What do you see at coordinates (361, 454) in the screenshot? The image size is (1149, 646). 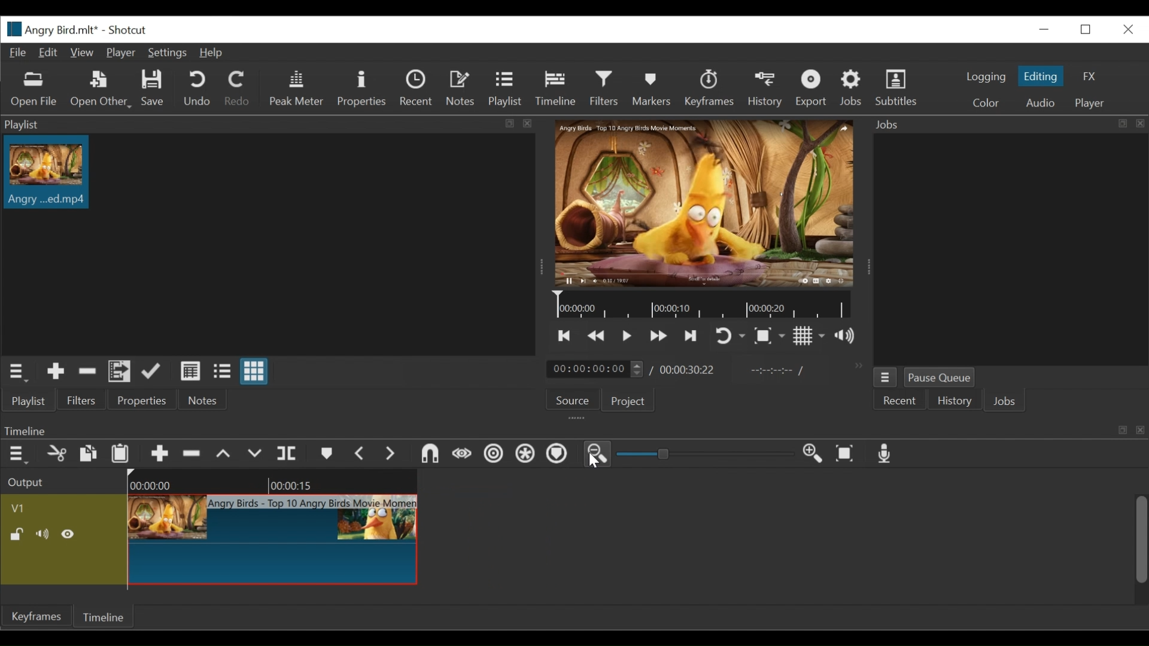 I see `Previous marker` at bounding box center [361, 454].